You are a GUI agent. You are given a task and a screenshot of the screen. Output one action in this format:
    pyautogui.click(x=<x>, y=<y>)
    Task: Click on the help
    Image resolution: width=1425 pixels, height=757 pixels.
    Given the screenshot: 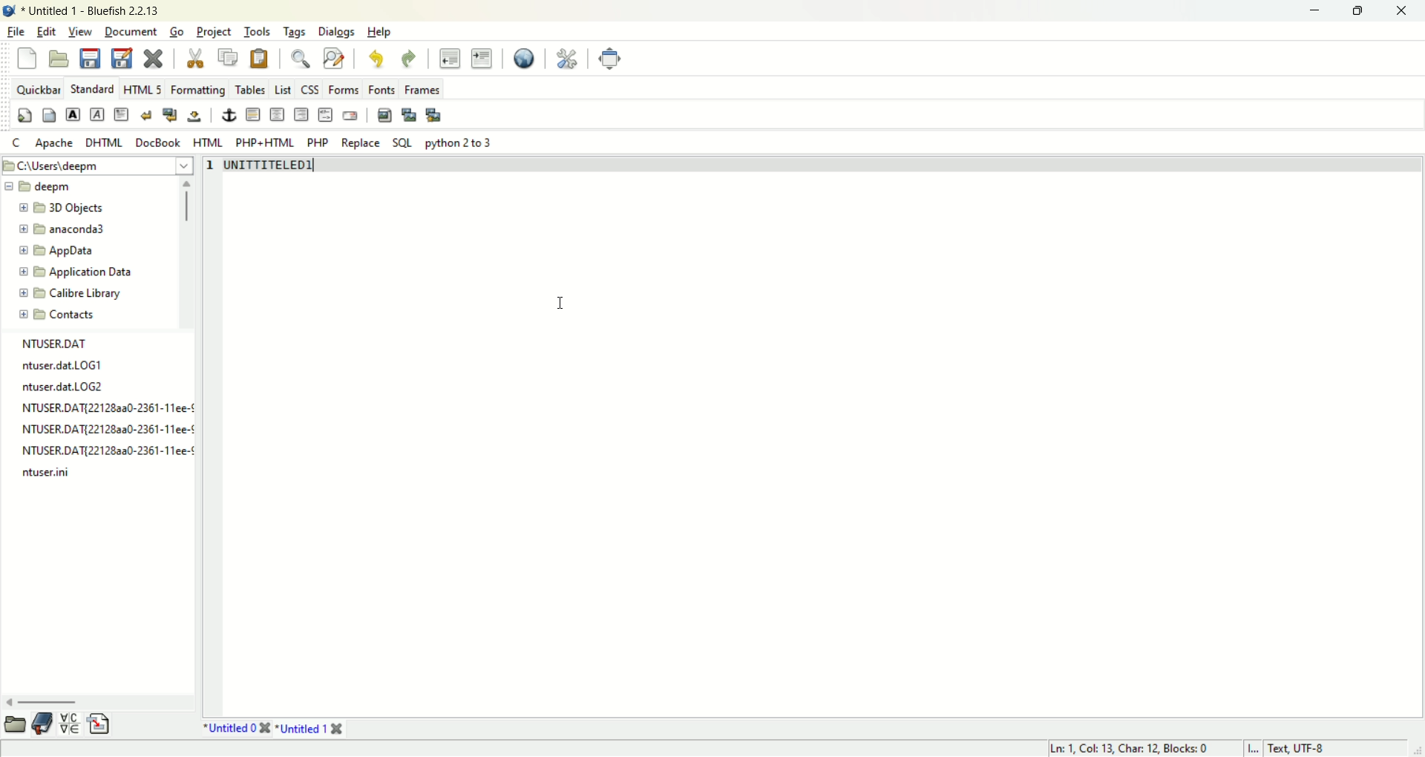 What is the action you would take?
    pyautogui.click(x=381, y=31)
    